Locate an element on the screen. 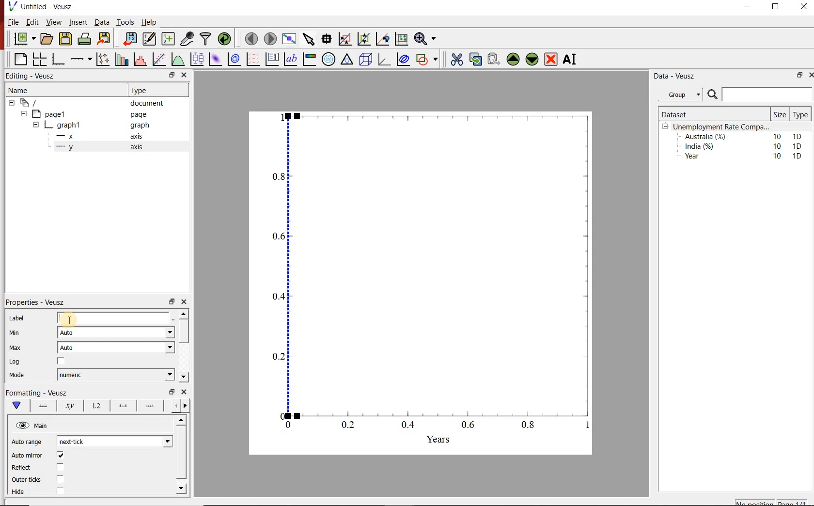  Edit is located at coordinates (31, 22).